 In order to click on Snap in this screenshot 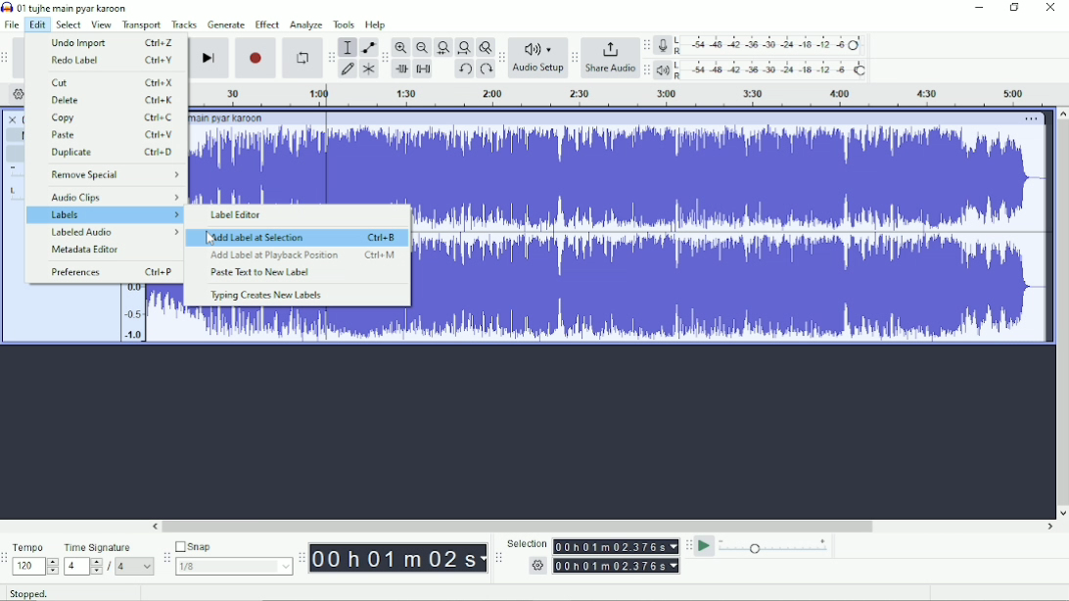, I will do `click(233, 557)`.